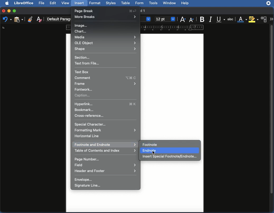  What do you see at coordinates (139, 3) in the screenshot?
I see `form` at bounding box center [139, 3].